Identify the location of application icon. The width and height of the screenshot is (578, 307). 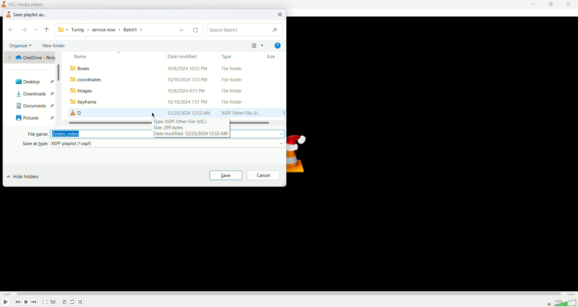
(5, 4).